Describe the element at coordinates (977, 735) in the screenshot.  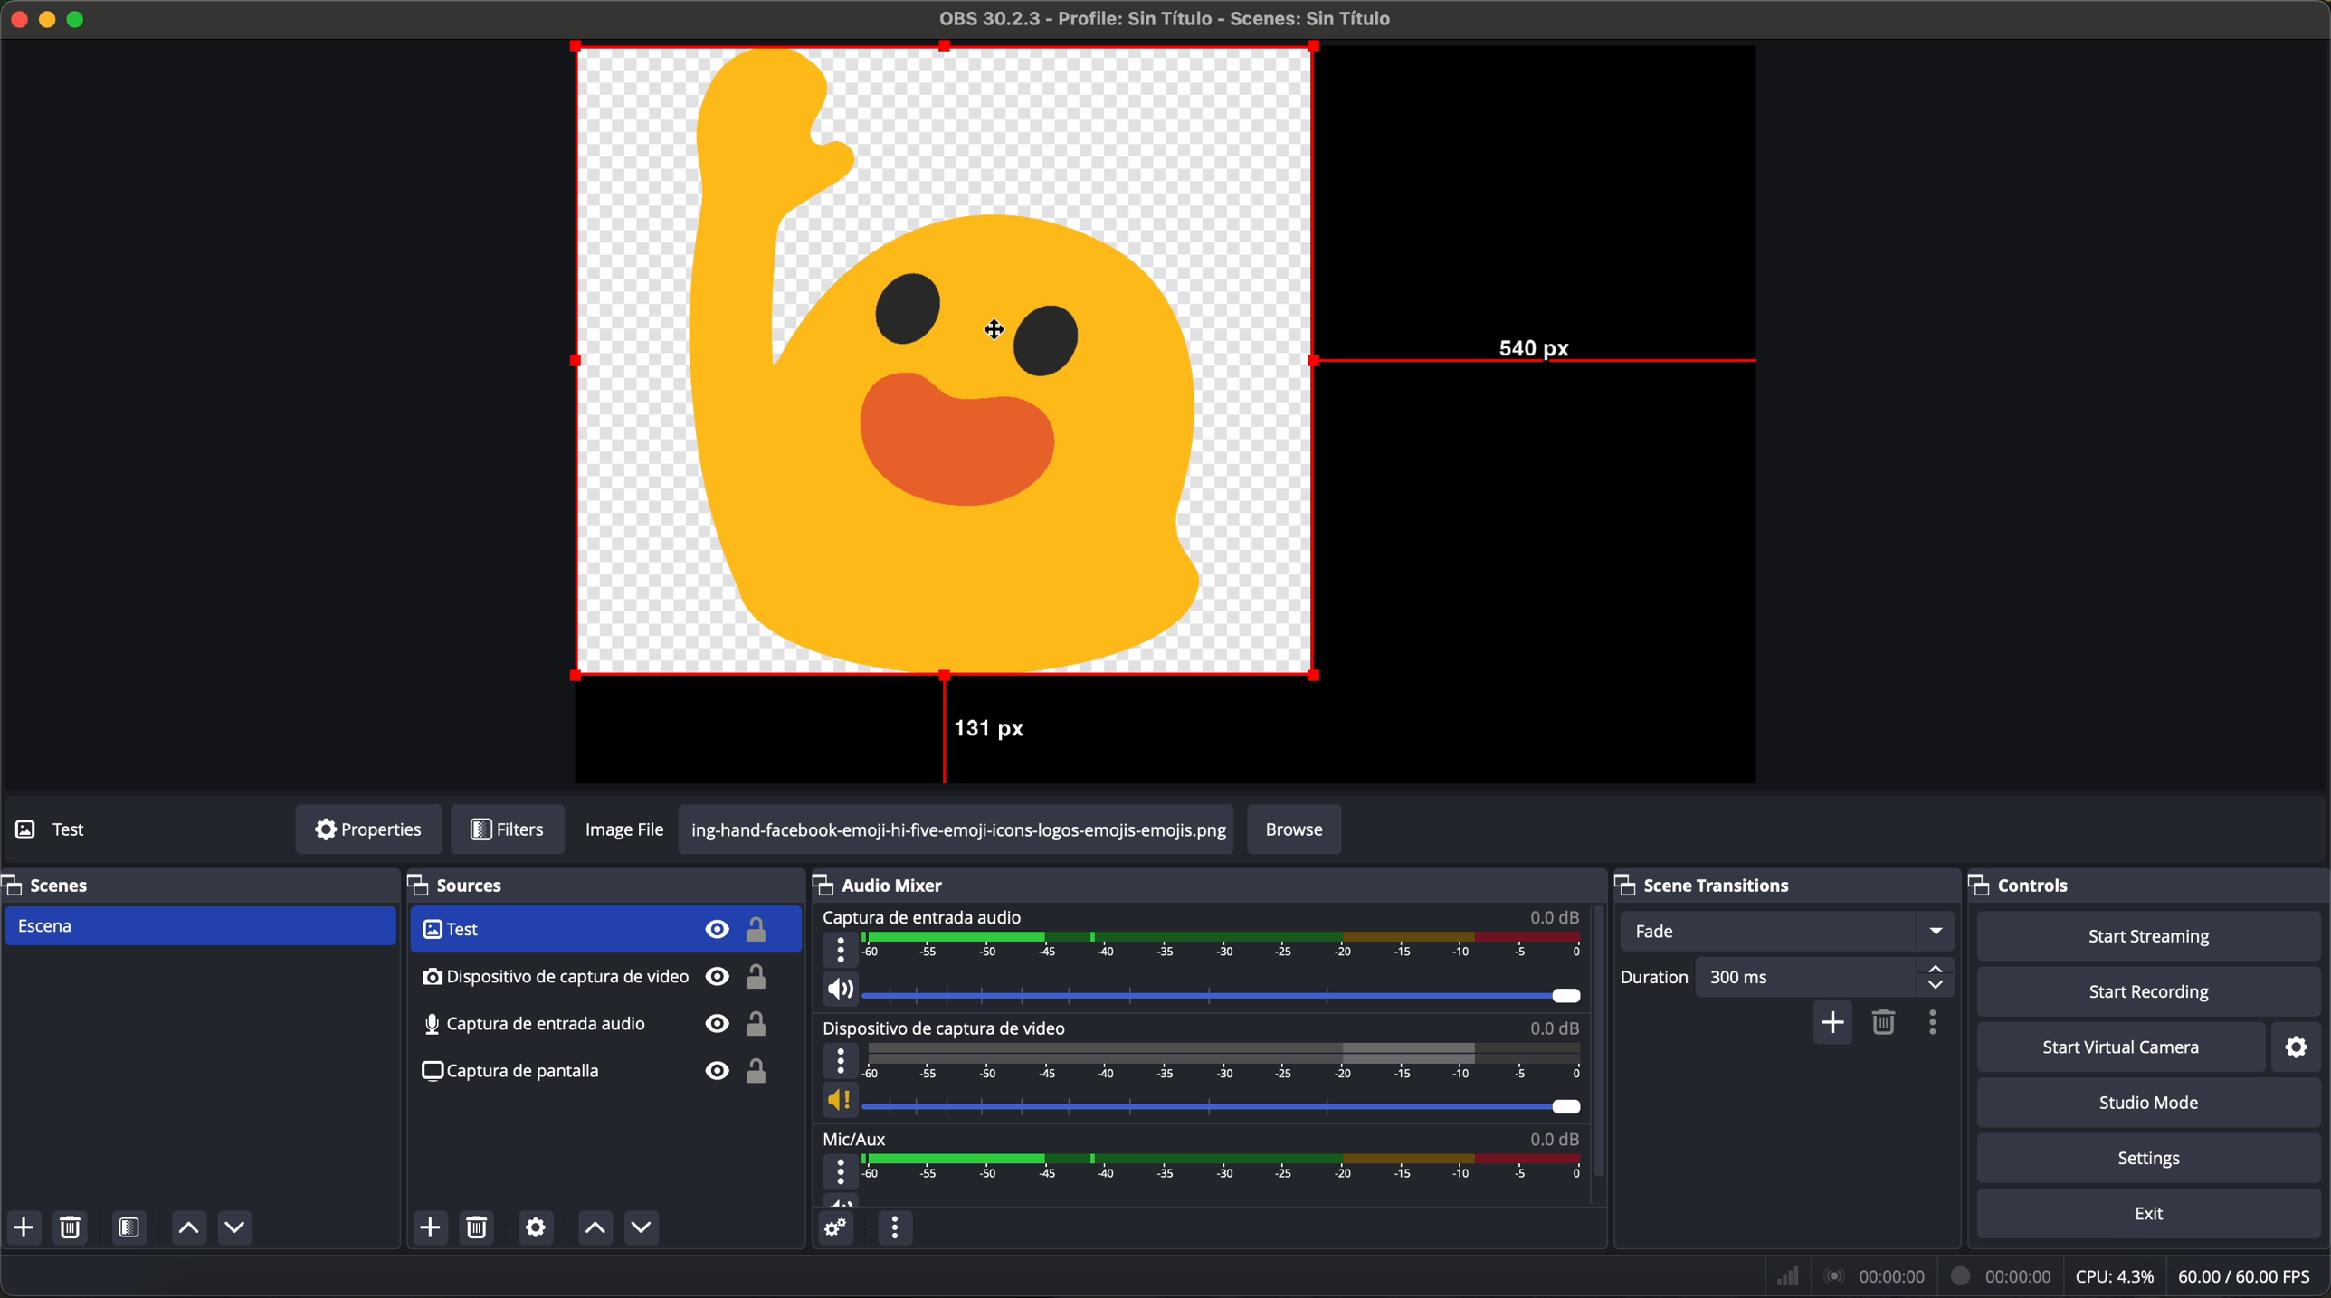
I see `131 px distance` at that location.